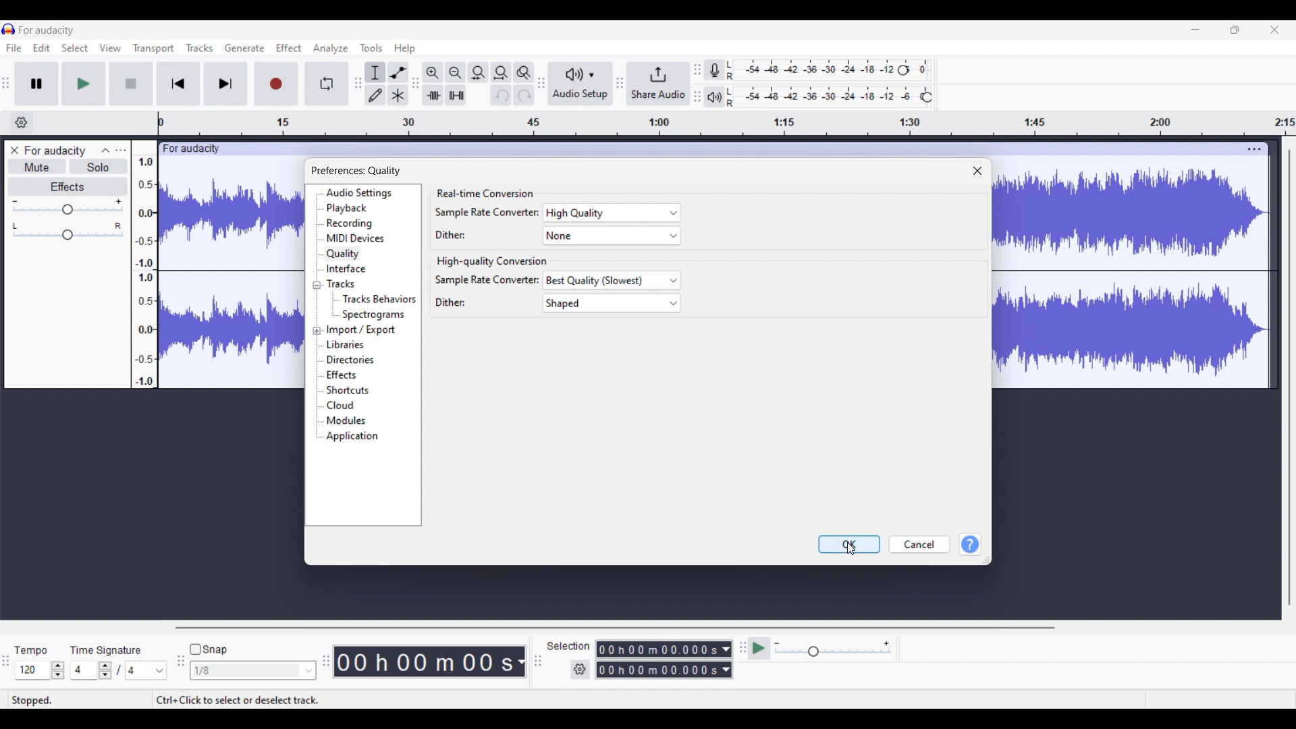 This screenshot has height=729, width=1296. What do you see at coordinates (67, 235) in the screenshot?
I see `Header to change pan` at bounding box center [67, 235].